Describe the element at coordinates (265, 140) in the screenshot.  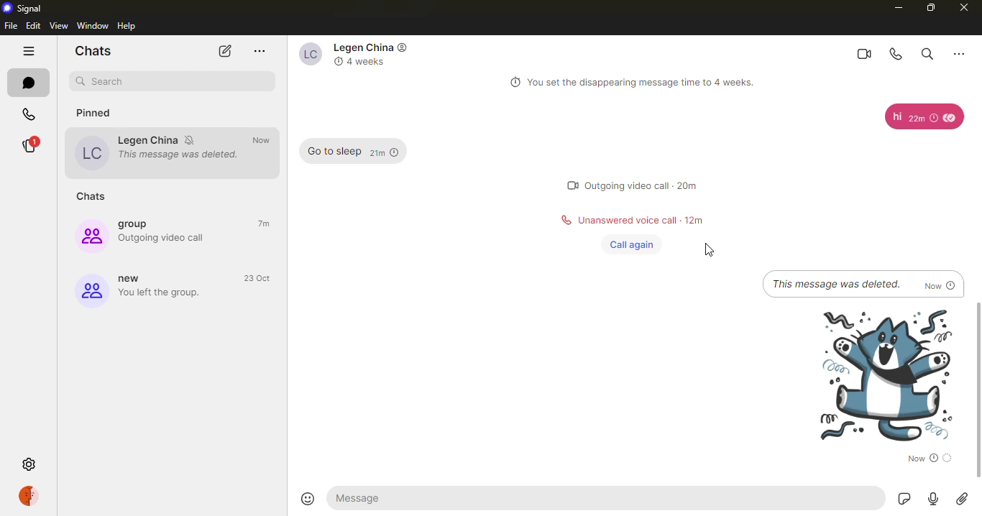
I see `now` at that location.